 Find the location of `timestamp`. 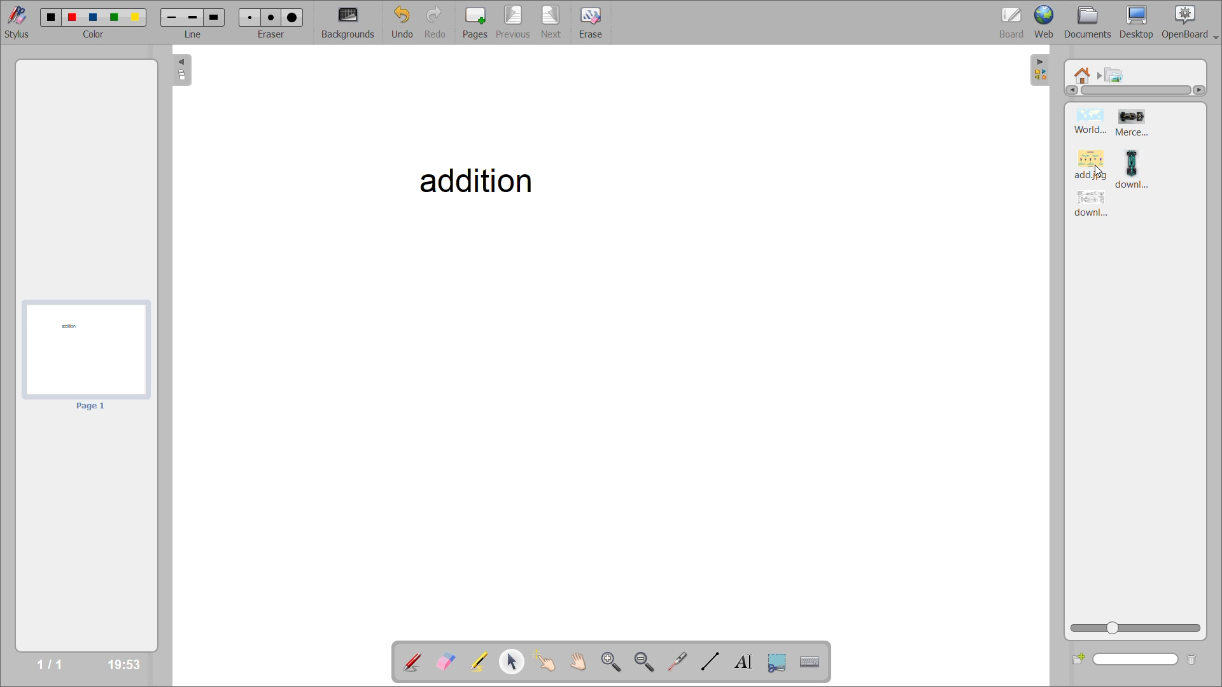

timestamp is located at coordinates (125, 662).